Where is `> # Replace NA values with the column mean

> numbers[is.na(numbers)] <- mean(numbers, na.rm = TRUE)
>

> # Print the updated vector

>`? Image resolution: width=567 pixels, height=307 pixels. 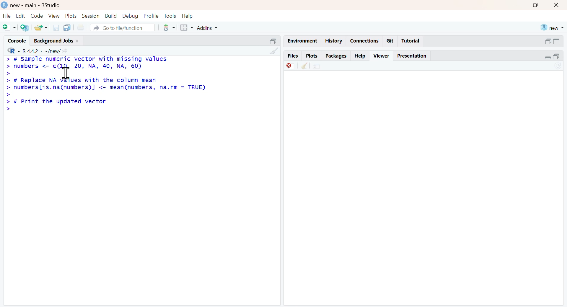 > # Replace NA values with the column mean

> numbers[is.na(numbers)] <- mean(numbers, na.rm = TRUE)
>

> # Print the updated vector

> is located at coordinates (106, 95).